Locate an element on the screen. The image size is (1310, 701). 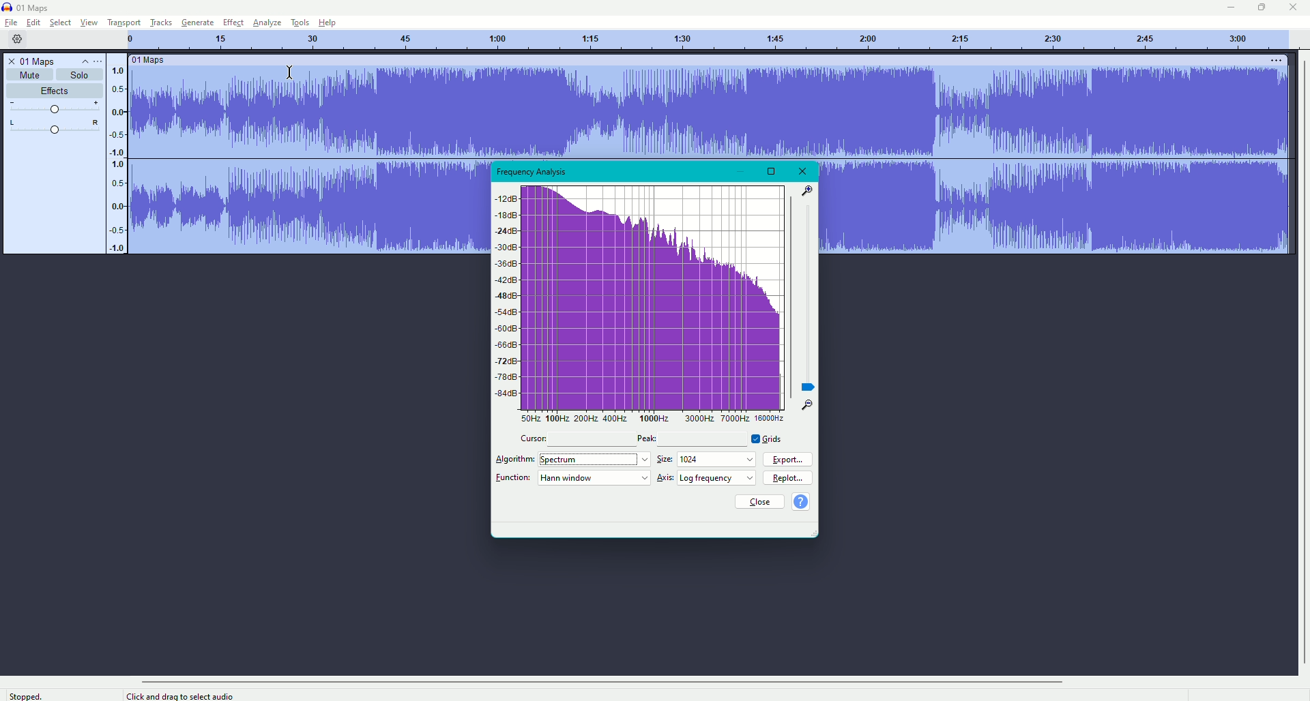
Minimize is located at coordinates (1229, 8).